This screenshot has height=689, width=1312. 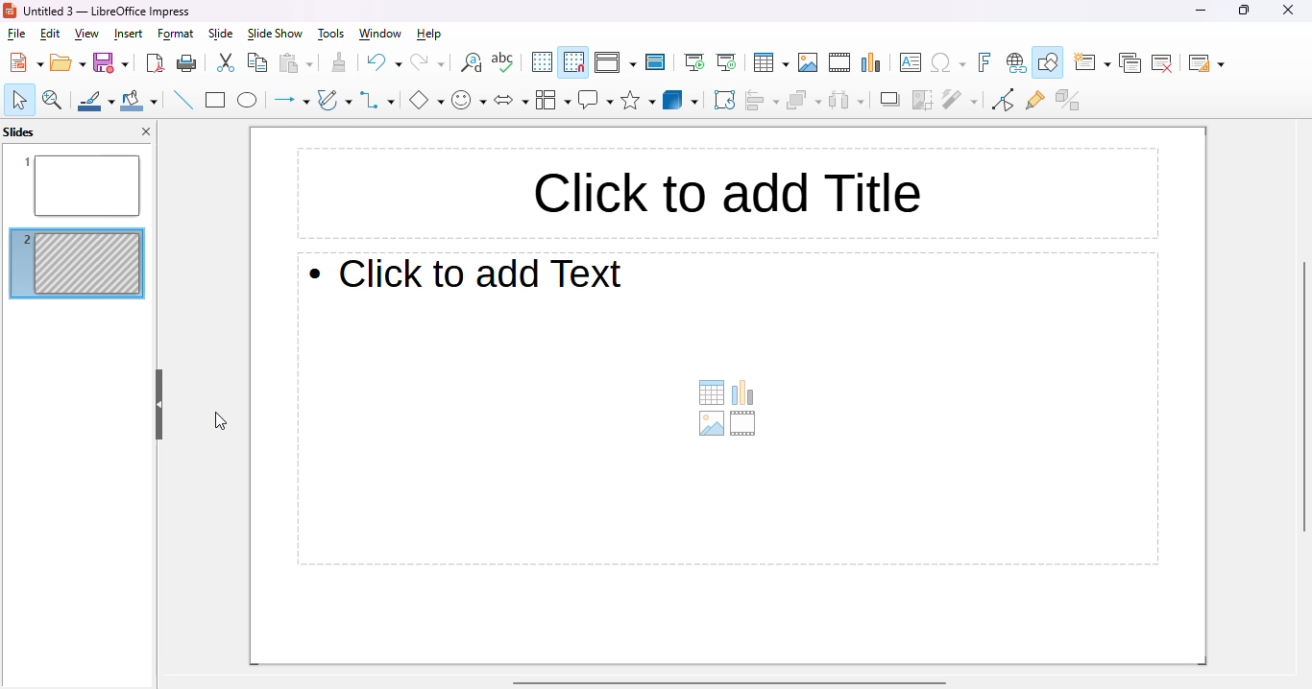 What do you see at coordinates (188, 64) in the screenshot?
I see `print` at bounding box center [188, 64].